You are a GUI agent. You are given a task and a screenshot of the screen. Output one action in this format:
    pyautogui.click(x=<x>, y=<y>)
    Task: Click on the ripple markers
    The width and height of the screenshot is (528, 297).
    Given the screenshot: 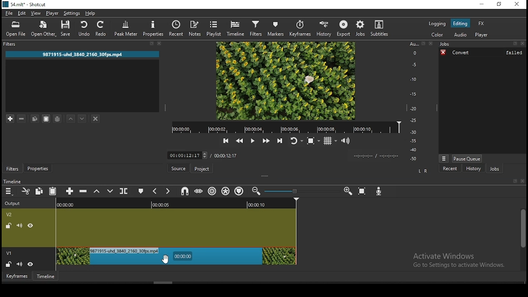 What is the action you would take?
    pyautogui.click(x=240, y=191)
    